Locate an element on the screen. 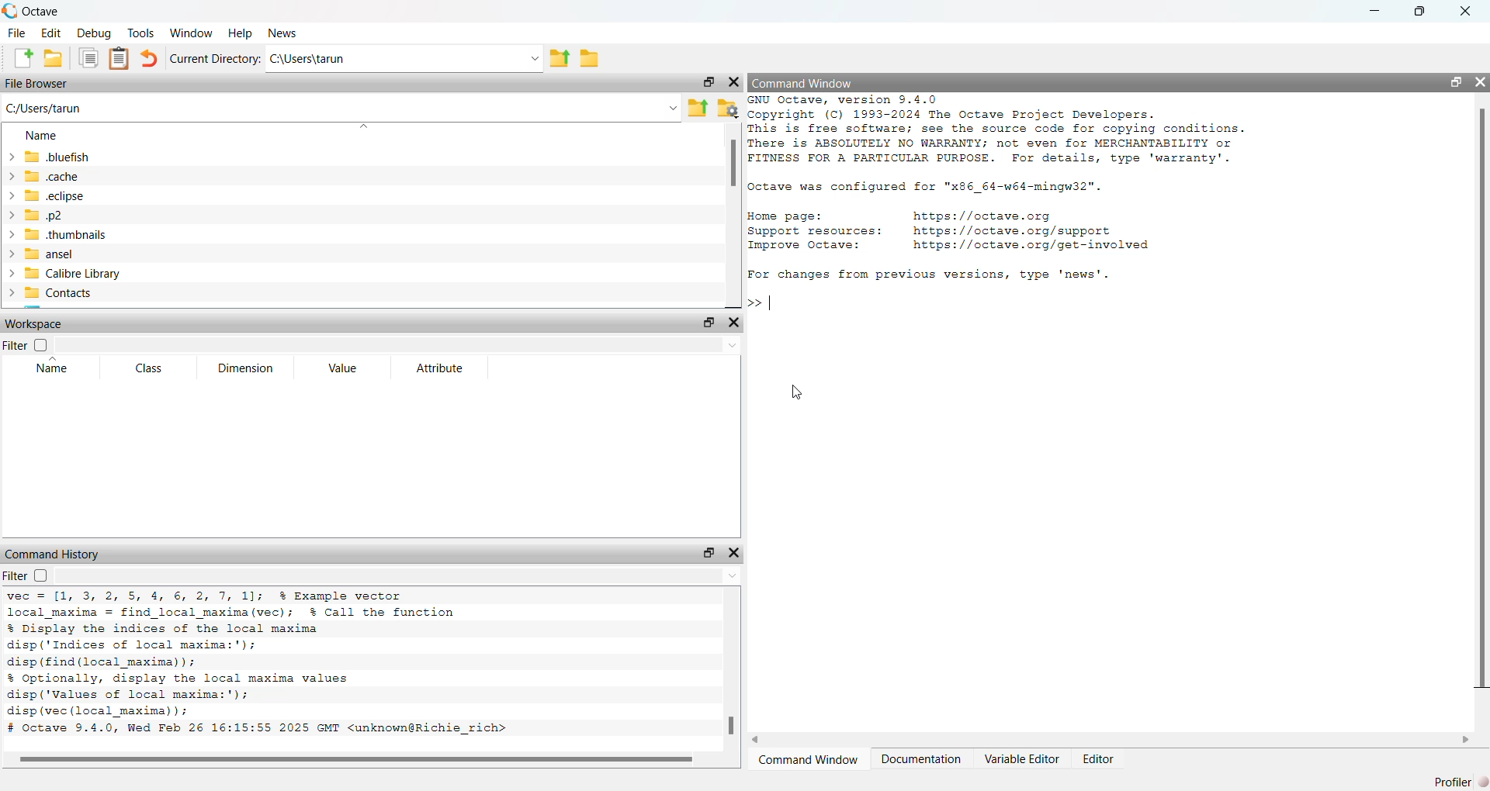 The height and width of the screenshot is (791, 1490). Filter is located at coordinates (26, 577).